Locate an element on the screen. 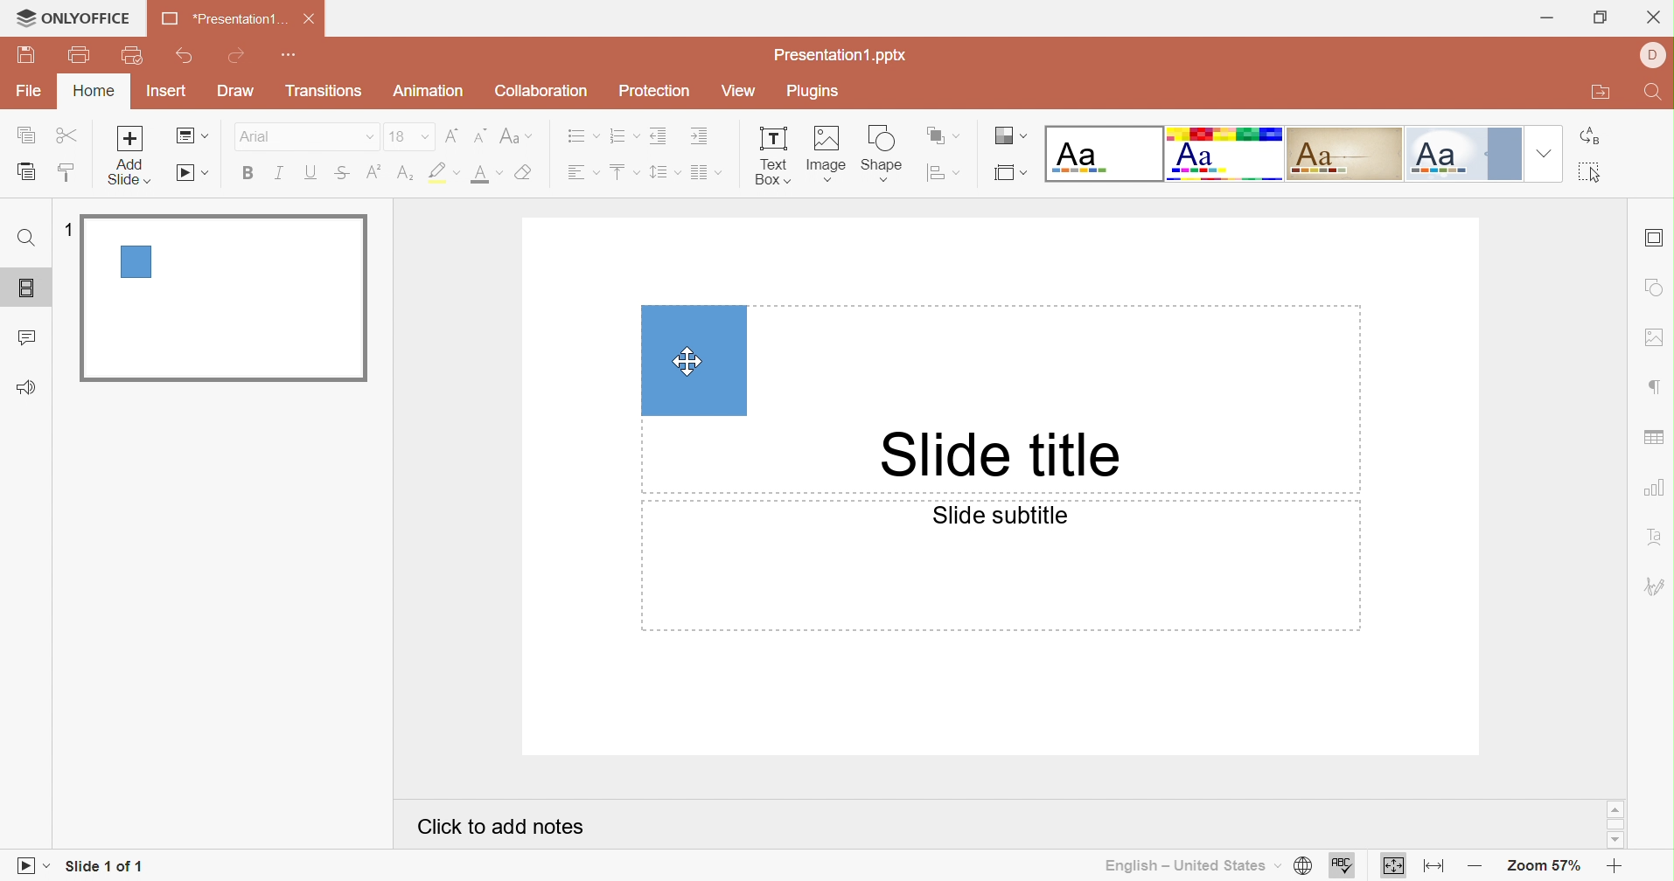 This screenshot has width=1674, height=881. Paragraph settings is located at coordinates (1660, 388).